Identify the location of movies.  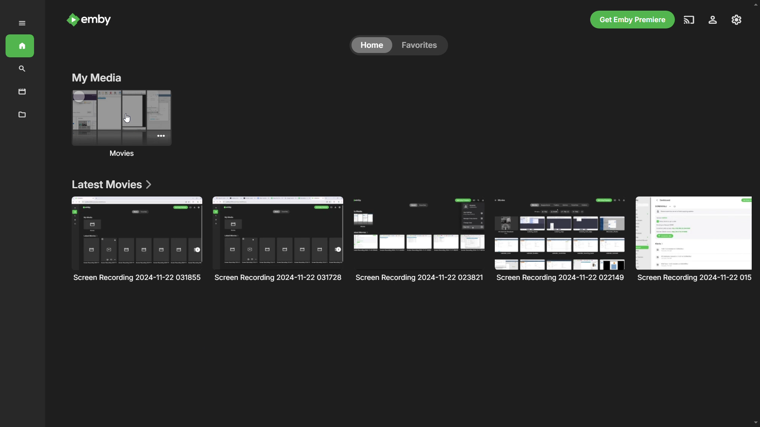
(22, 91).